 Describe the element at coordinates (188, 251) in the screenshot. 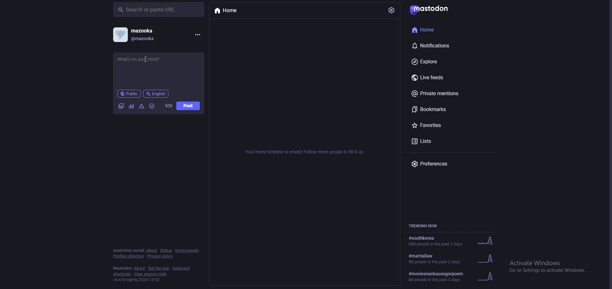

I see `invite people` at that location.